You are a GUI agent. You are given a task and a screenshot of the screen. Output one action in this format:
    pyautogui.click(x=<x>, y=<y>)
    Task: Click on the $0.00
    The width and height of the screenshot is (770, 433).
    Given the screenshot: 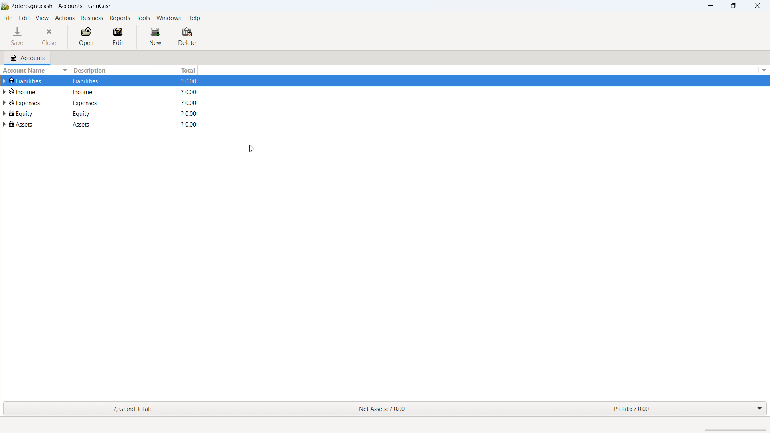 What is the action you would take?
    pyautogui.click(x=190, y=113)
    